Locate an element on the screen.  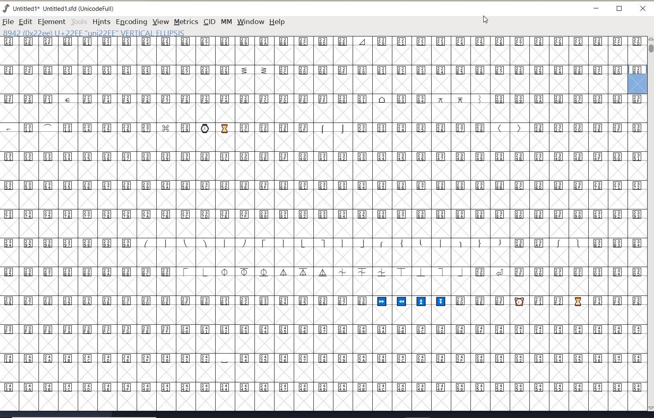
close is located at coordinates (643, 9).